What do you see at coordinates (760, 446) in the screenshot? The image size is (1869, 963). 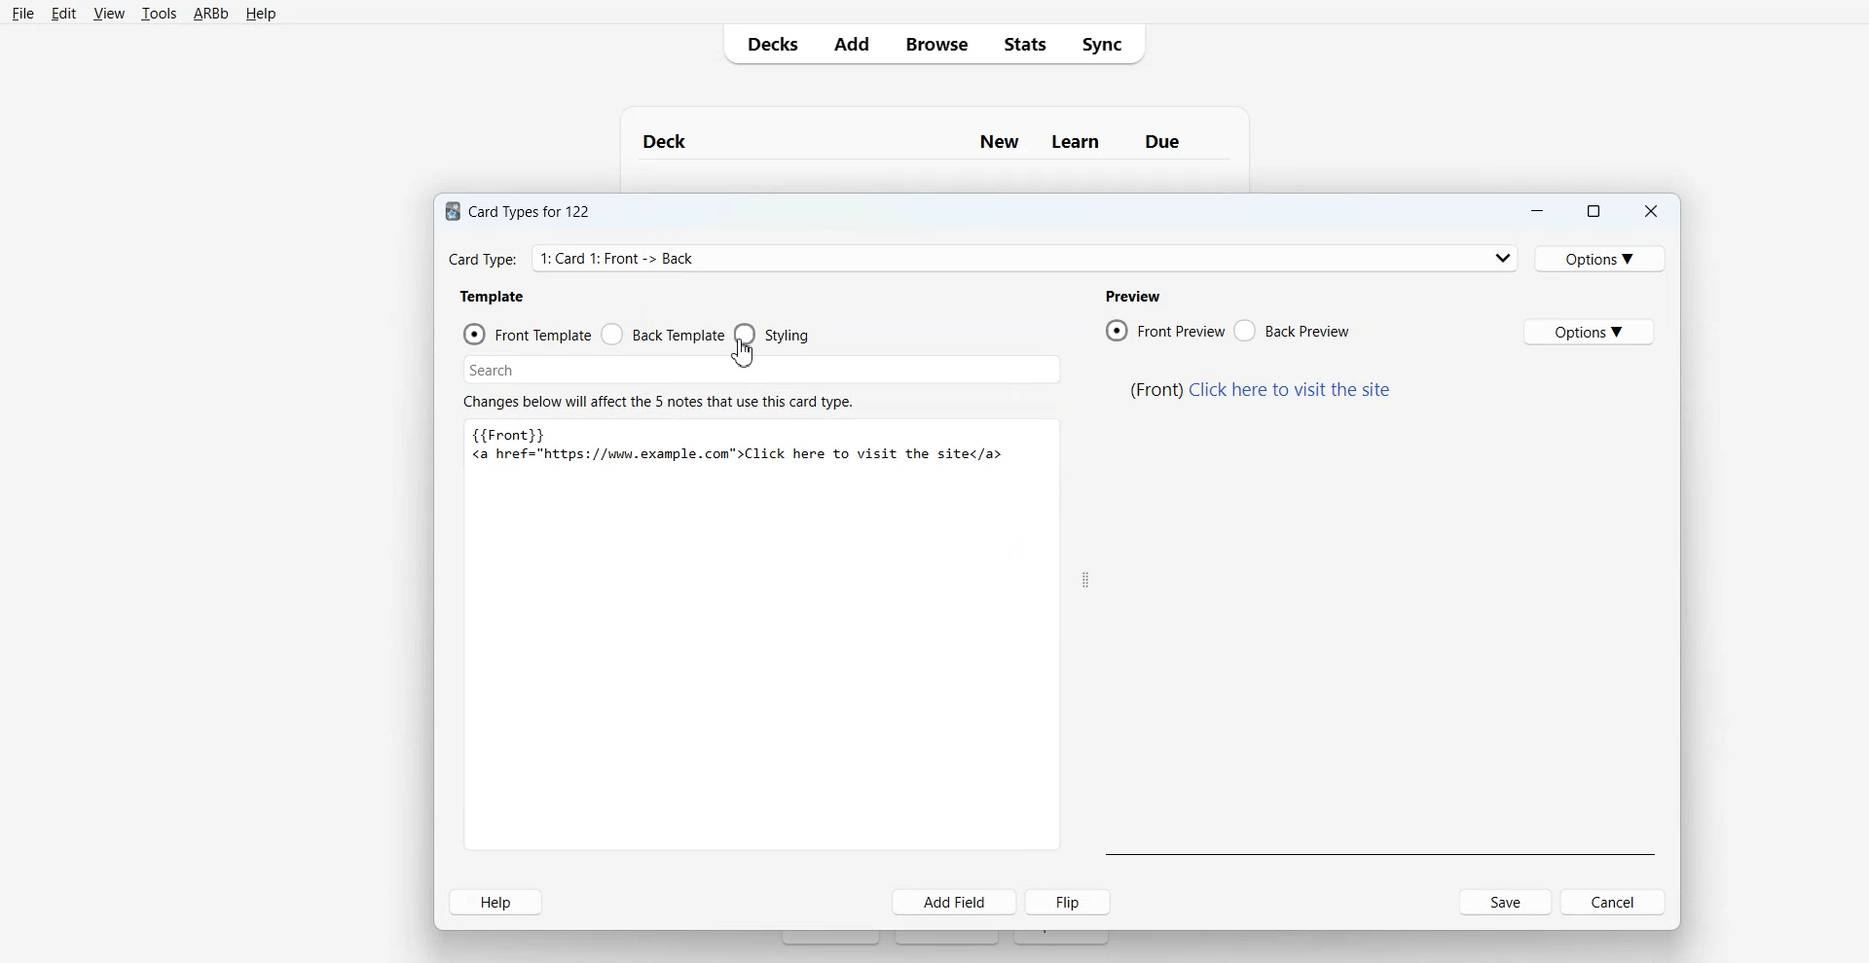 I see `text 4` at bounding box center [760, 446].